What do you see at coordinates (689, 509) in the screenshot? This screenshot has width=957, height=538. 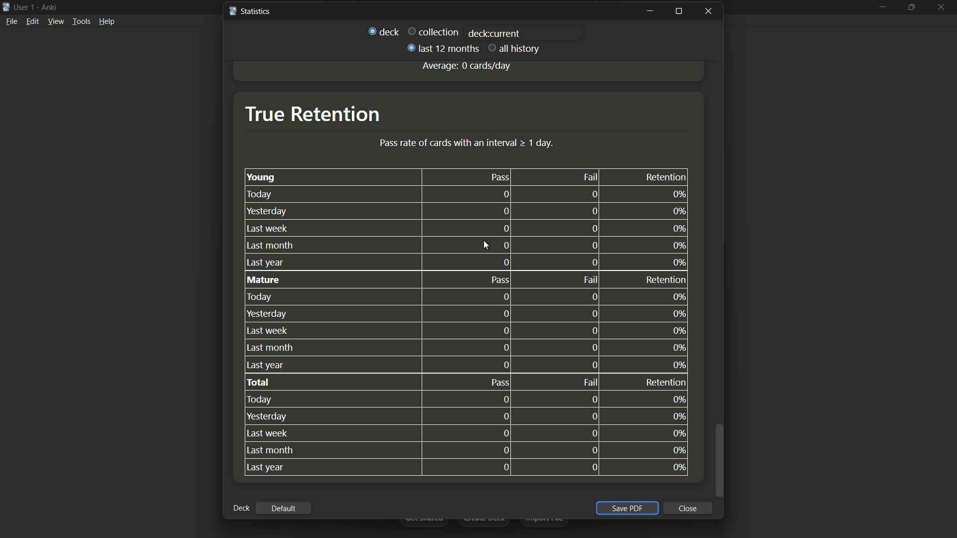 I see `close` at bounding box center [689, 509].